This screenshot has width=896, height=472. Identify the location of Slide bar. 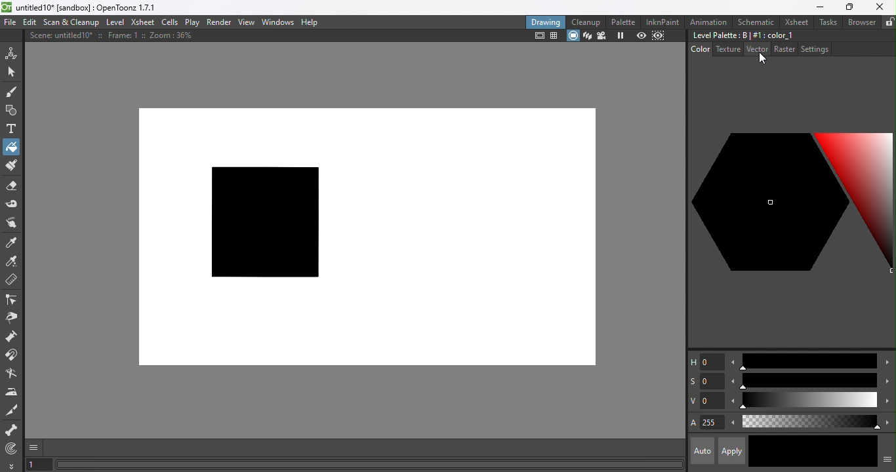
(808, 401).